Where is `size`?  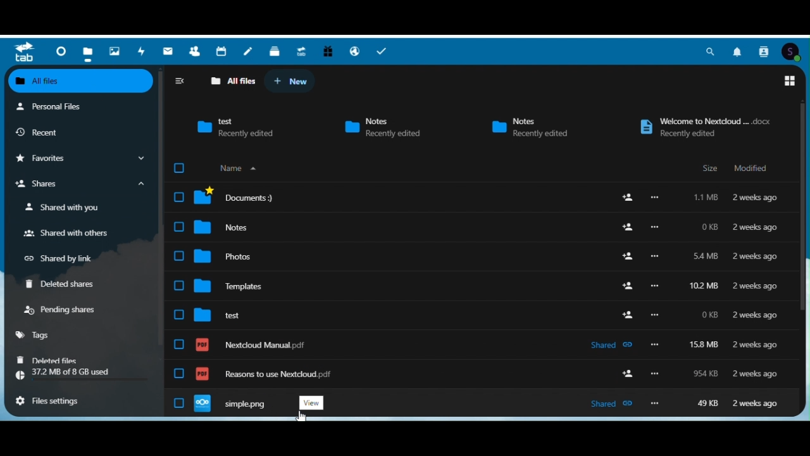 size is located at coordinates (708, 403).